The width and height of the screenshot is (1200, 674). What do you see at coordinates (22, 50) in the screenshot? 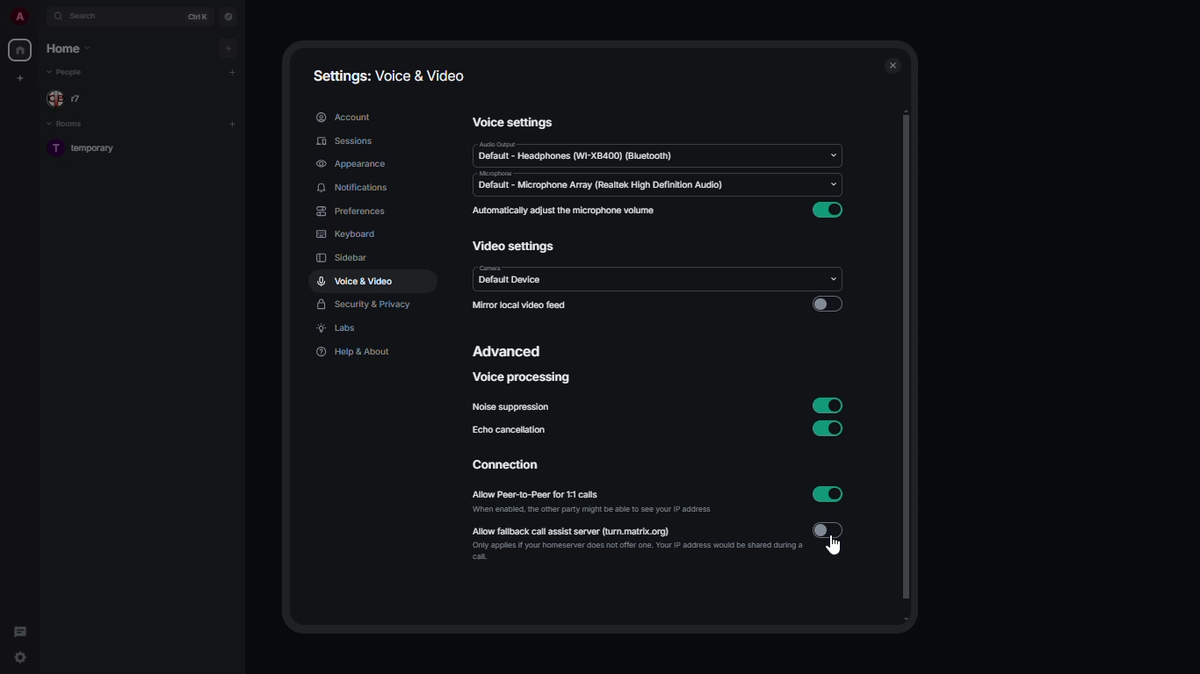
I see `home` at bounding box center [22, 50].